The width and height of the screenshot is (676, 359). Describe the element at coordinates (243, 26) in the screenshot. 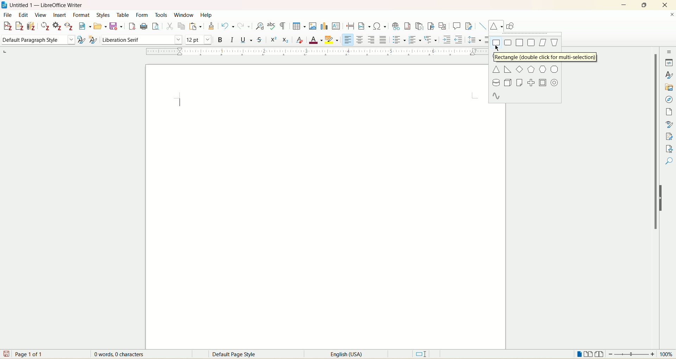

I see `redo` at that location.